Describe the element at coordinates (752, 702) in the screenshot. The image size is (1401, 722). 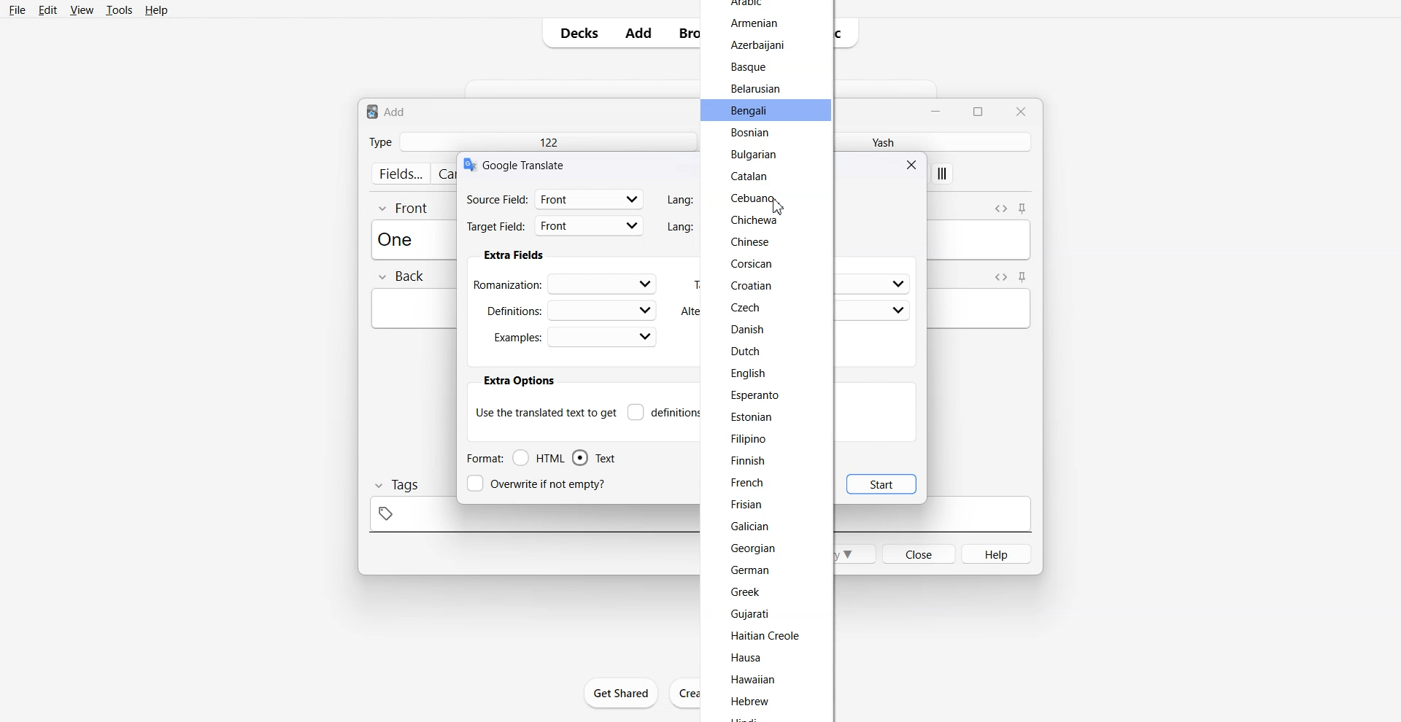
I see `Hebrew` at that location.